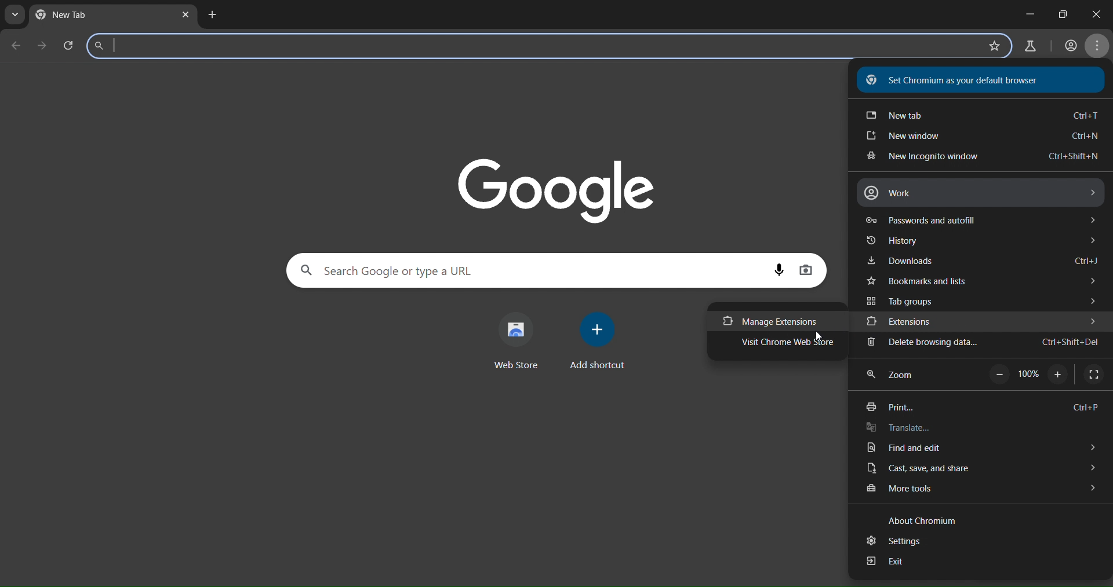 This screenshot has height=587, width=1113. What do you see at coordinates (891, 539) in the screenshot?
I see `settings` at bounding box center [891, 539].